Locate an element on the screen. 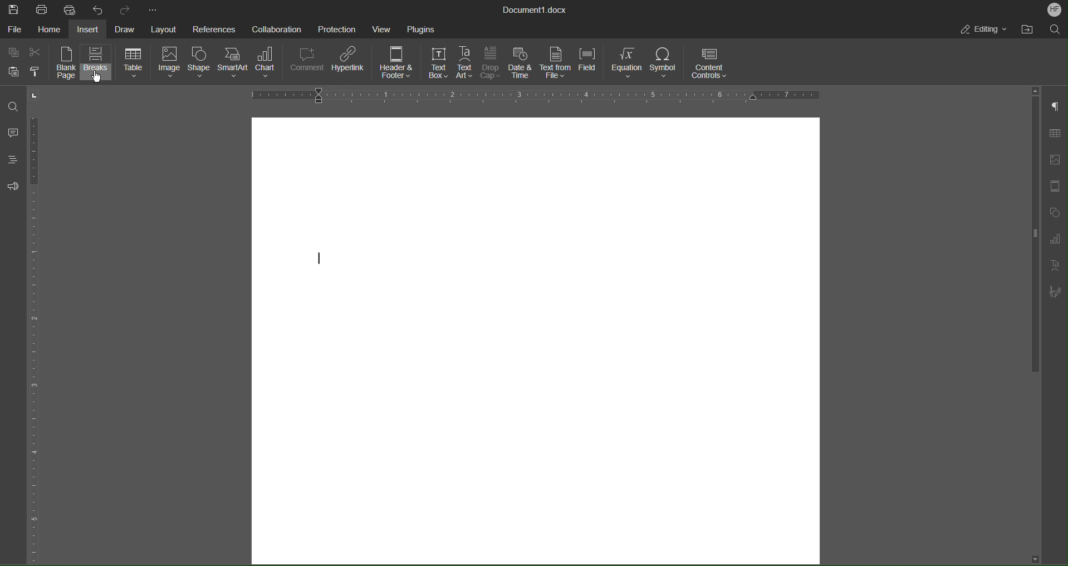  Text Box is located at coordinates (437, 64).